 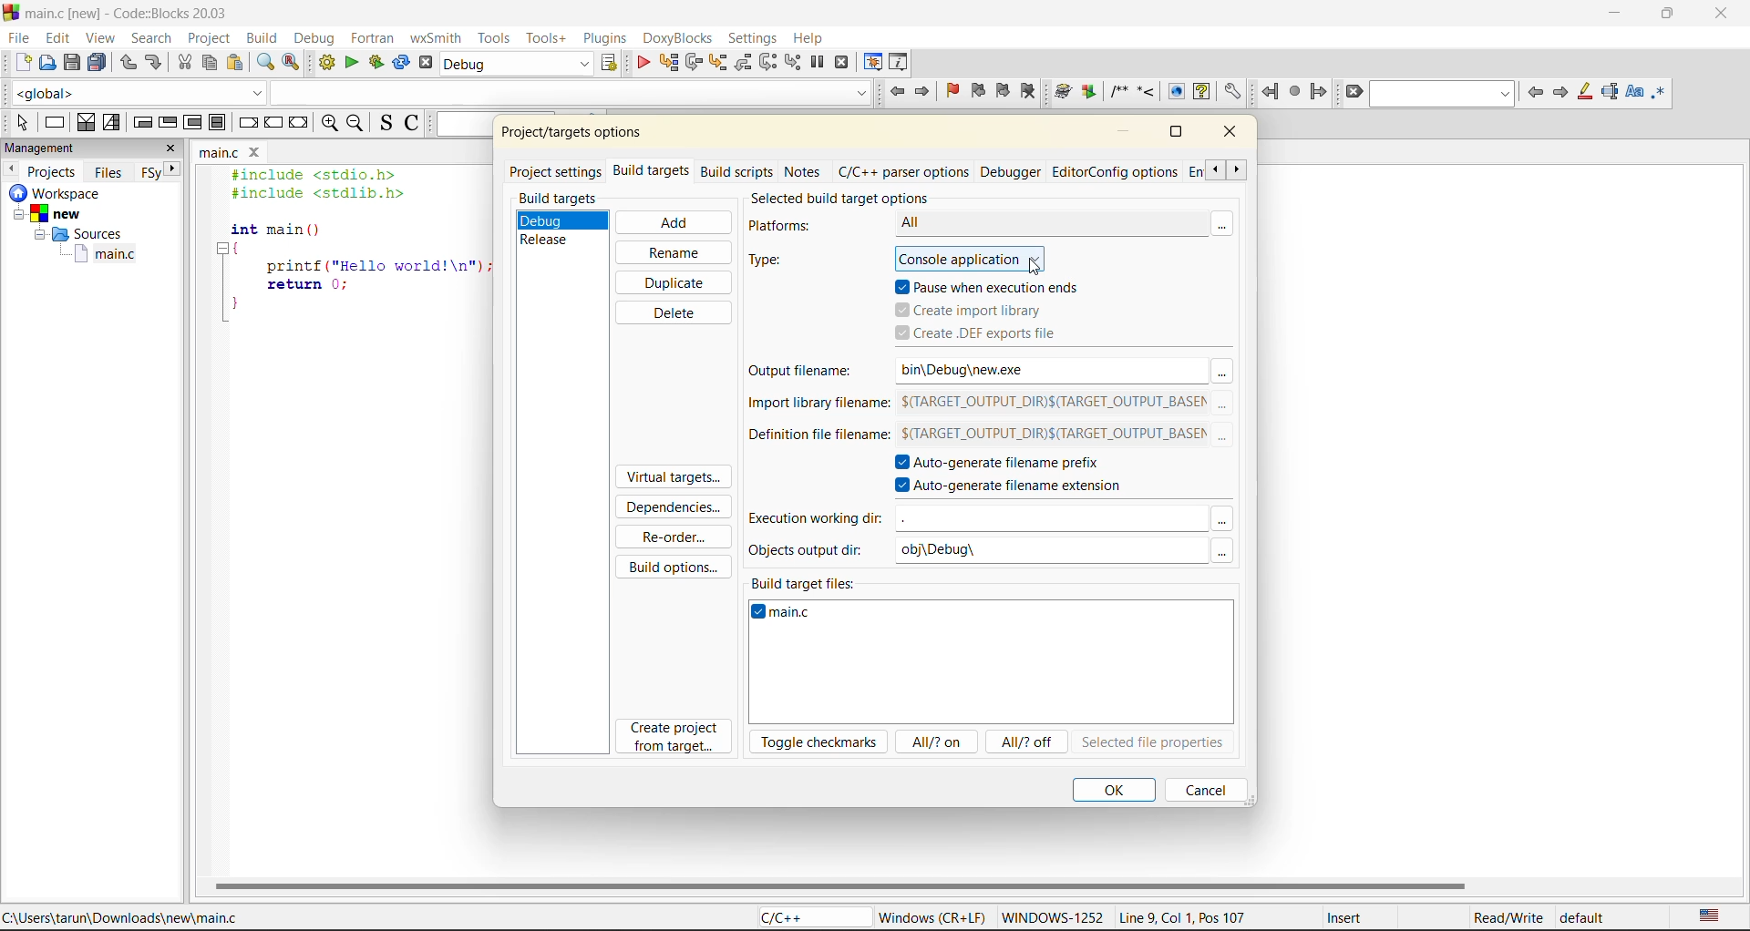 I want to click on previous, so click(x=12, y=169).